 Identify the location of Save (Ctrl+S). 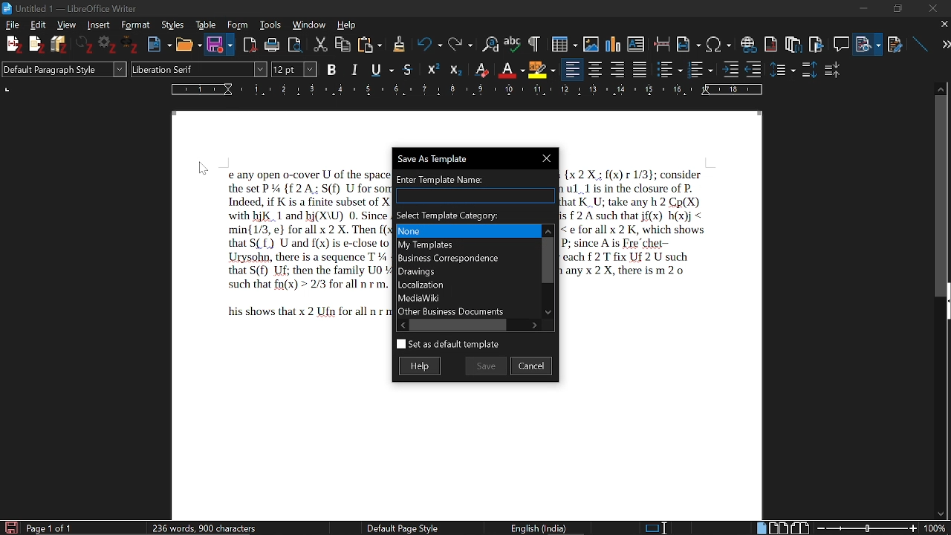
(287, 69).